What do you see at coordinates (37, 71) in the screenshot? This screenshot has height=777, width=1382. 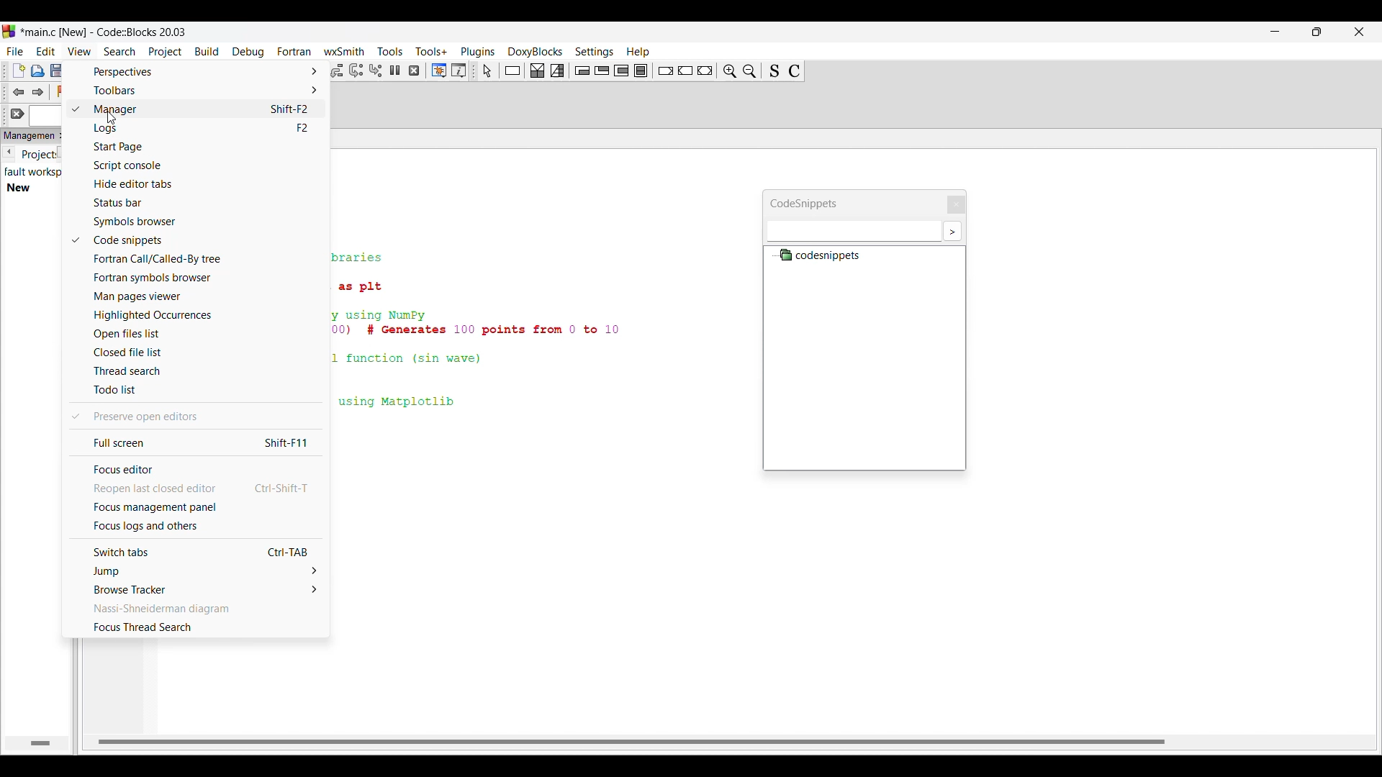 I see `Open` at bounding box center [37, 71].